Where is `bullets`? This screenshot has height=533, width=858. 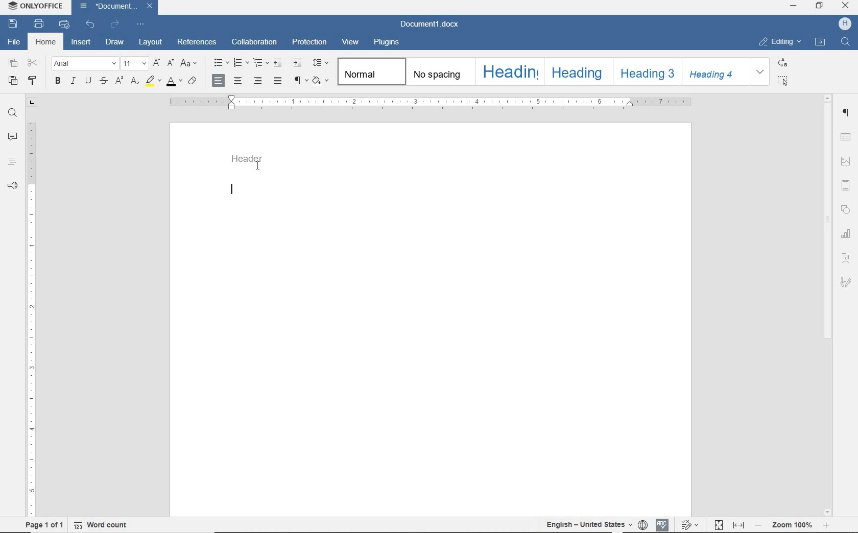 bullets is located at coordinates (219, 63).